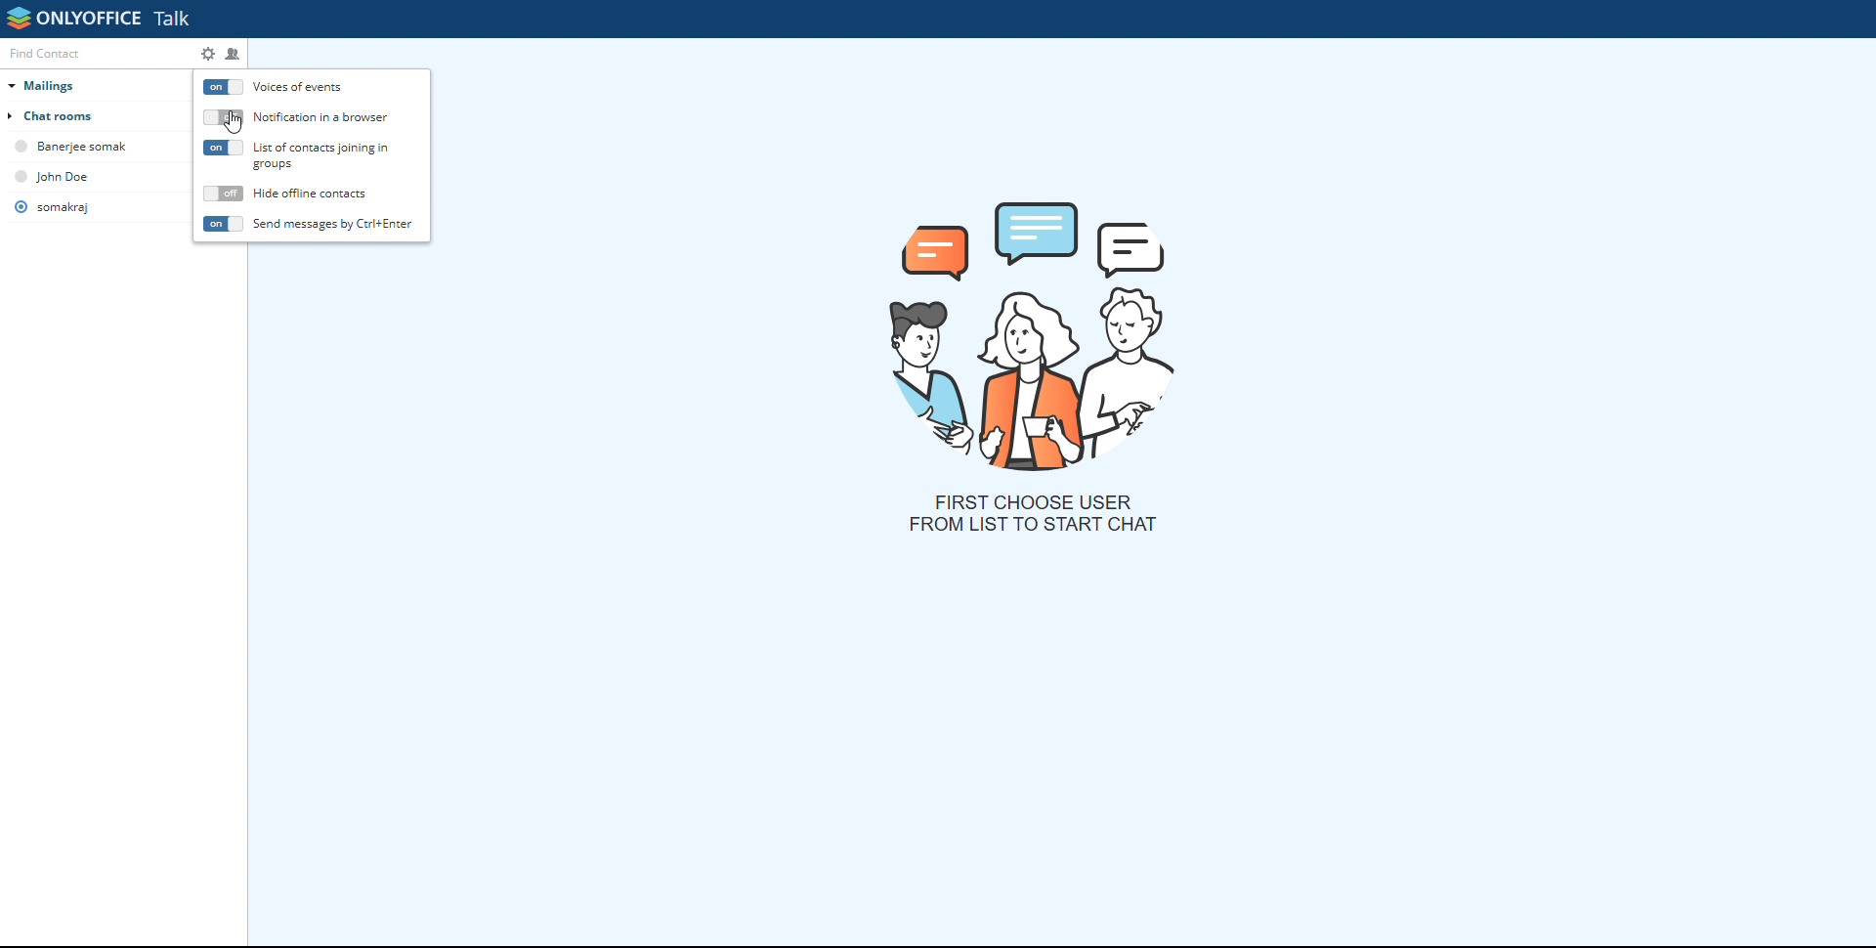 This screenshot has width=1876, height=948. I want to click on voices of events, so click(313, 86).